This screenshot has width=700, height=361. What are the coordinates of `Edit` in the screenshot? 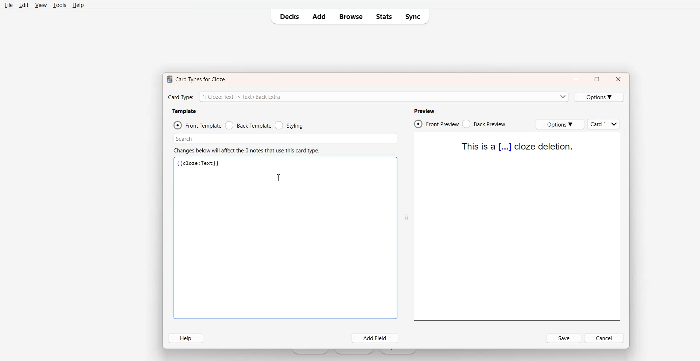 It's located at (23, 5).